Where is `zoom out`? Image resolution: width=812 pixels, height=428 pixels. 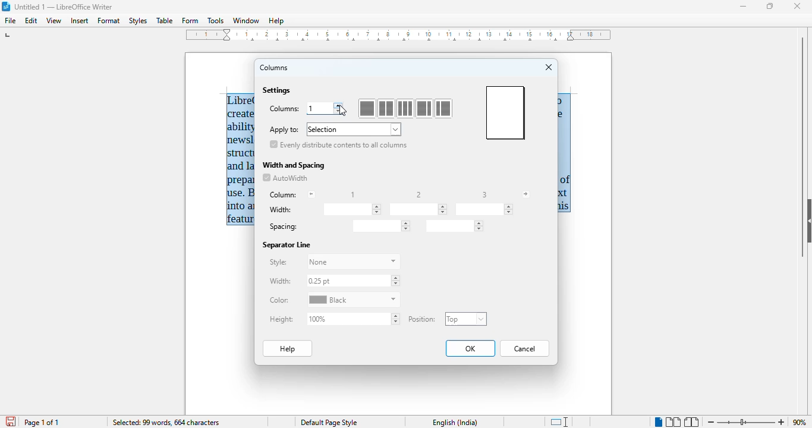 zoom out is located at coordinates (712, 421).